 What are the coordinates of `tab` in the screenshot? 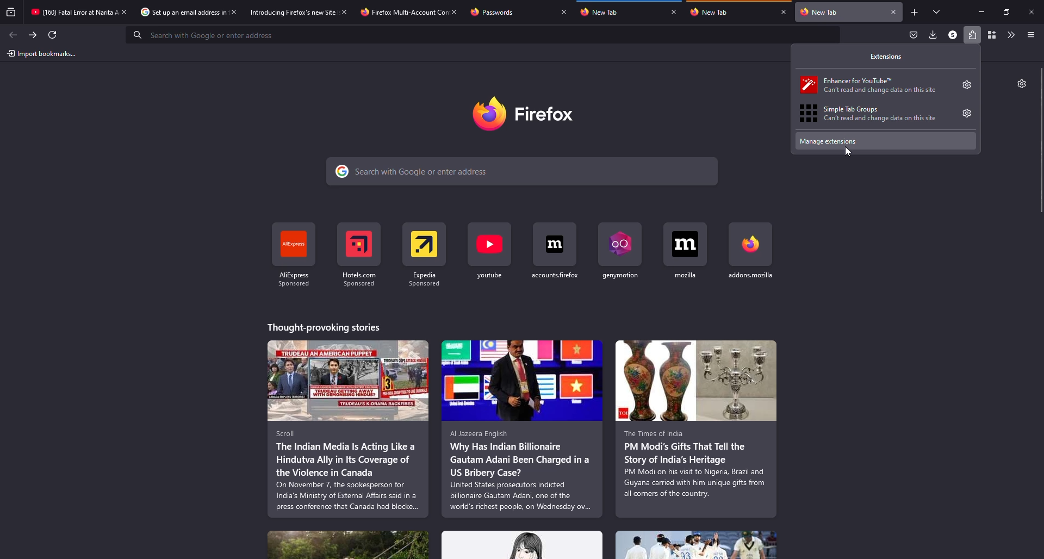 It's located at (397, 11).